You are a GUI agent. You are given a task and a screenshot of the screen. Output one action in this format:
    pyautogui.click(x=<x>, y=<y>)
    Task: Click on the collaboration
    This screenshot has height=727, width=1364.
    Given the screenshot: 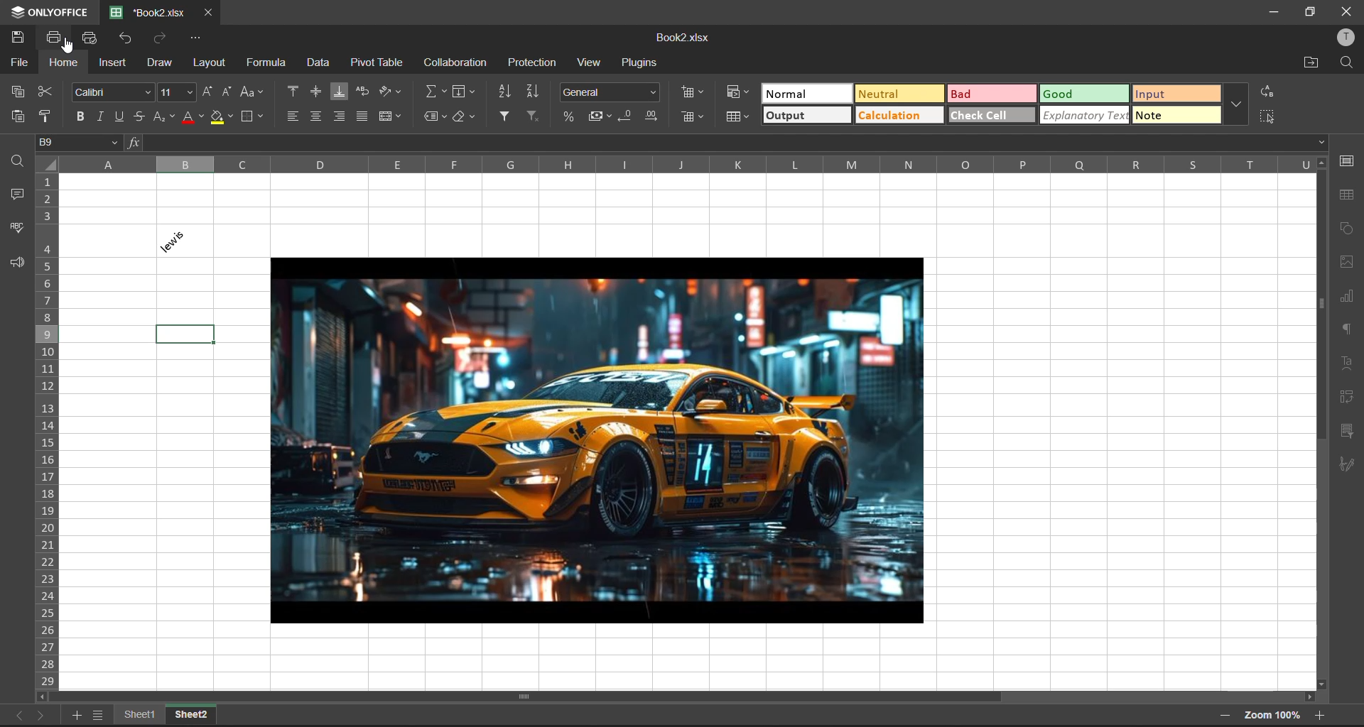 What is the action you would take?
    pyautogui.click(x=460, y=62)
    